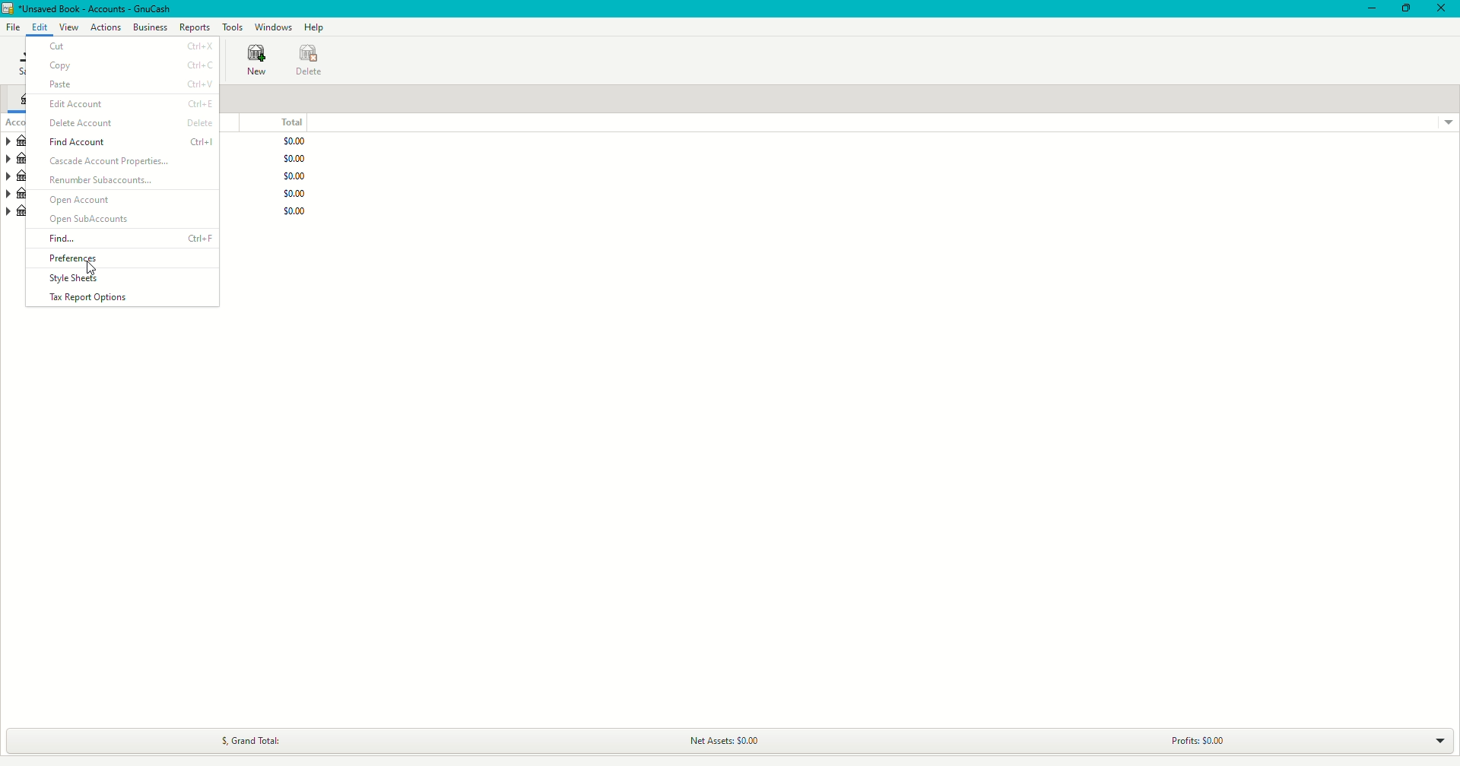 The image size is (1460, 766). Describe the element at coordinates (1369, 10) in the screenshot. I see `Minimize` at that location.